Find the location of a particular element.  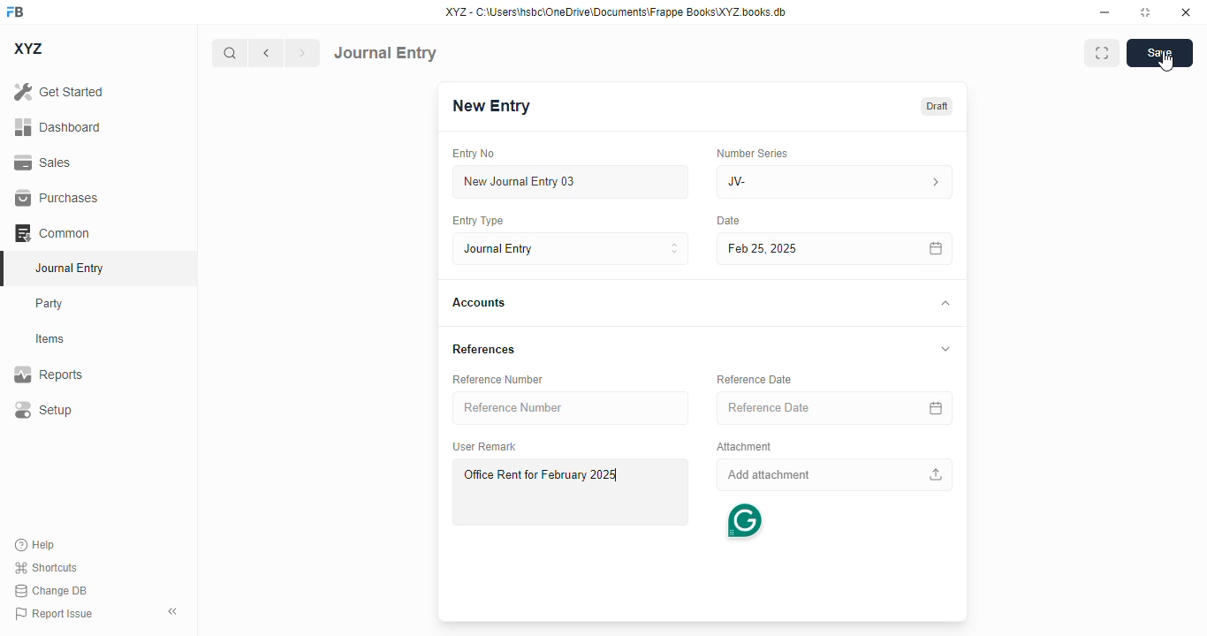

dashboard is located at coordinates (58, 127).